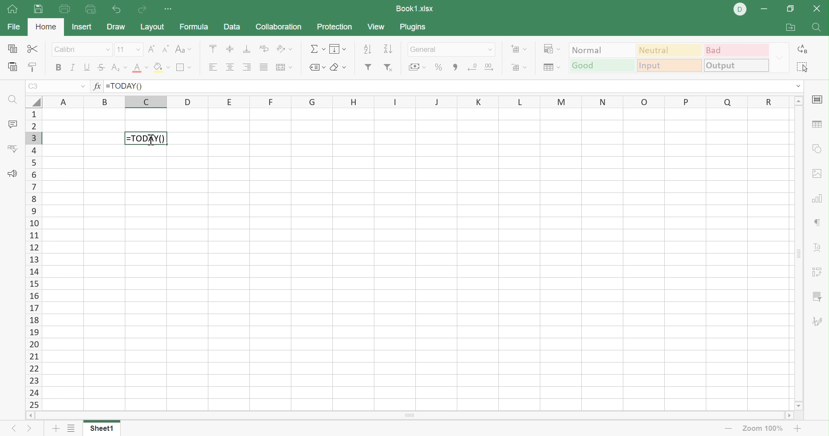 This screenshot has width=829, height=436. What do you see at coordinates (32, 259) in the screenshot?
I see `Row numbers` at bounding box center [32, 259].